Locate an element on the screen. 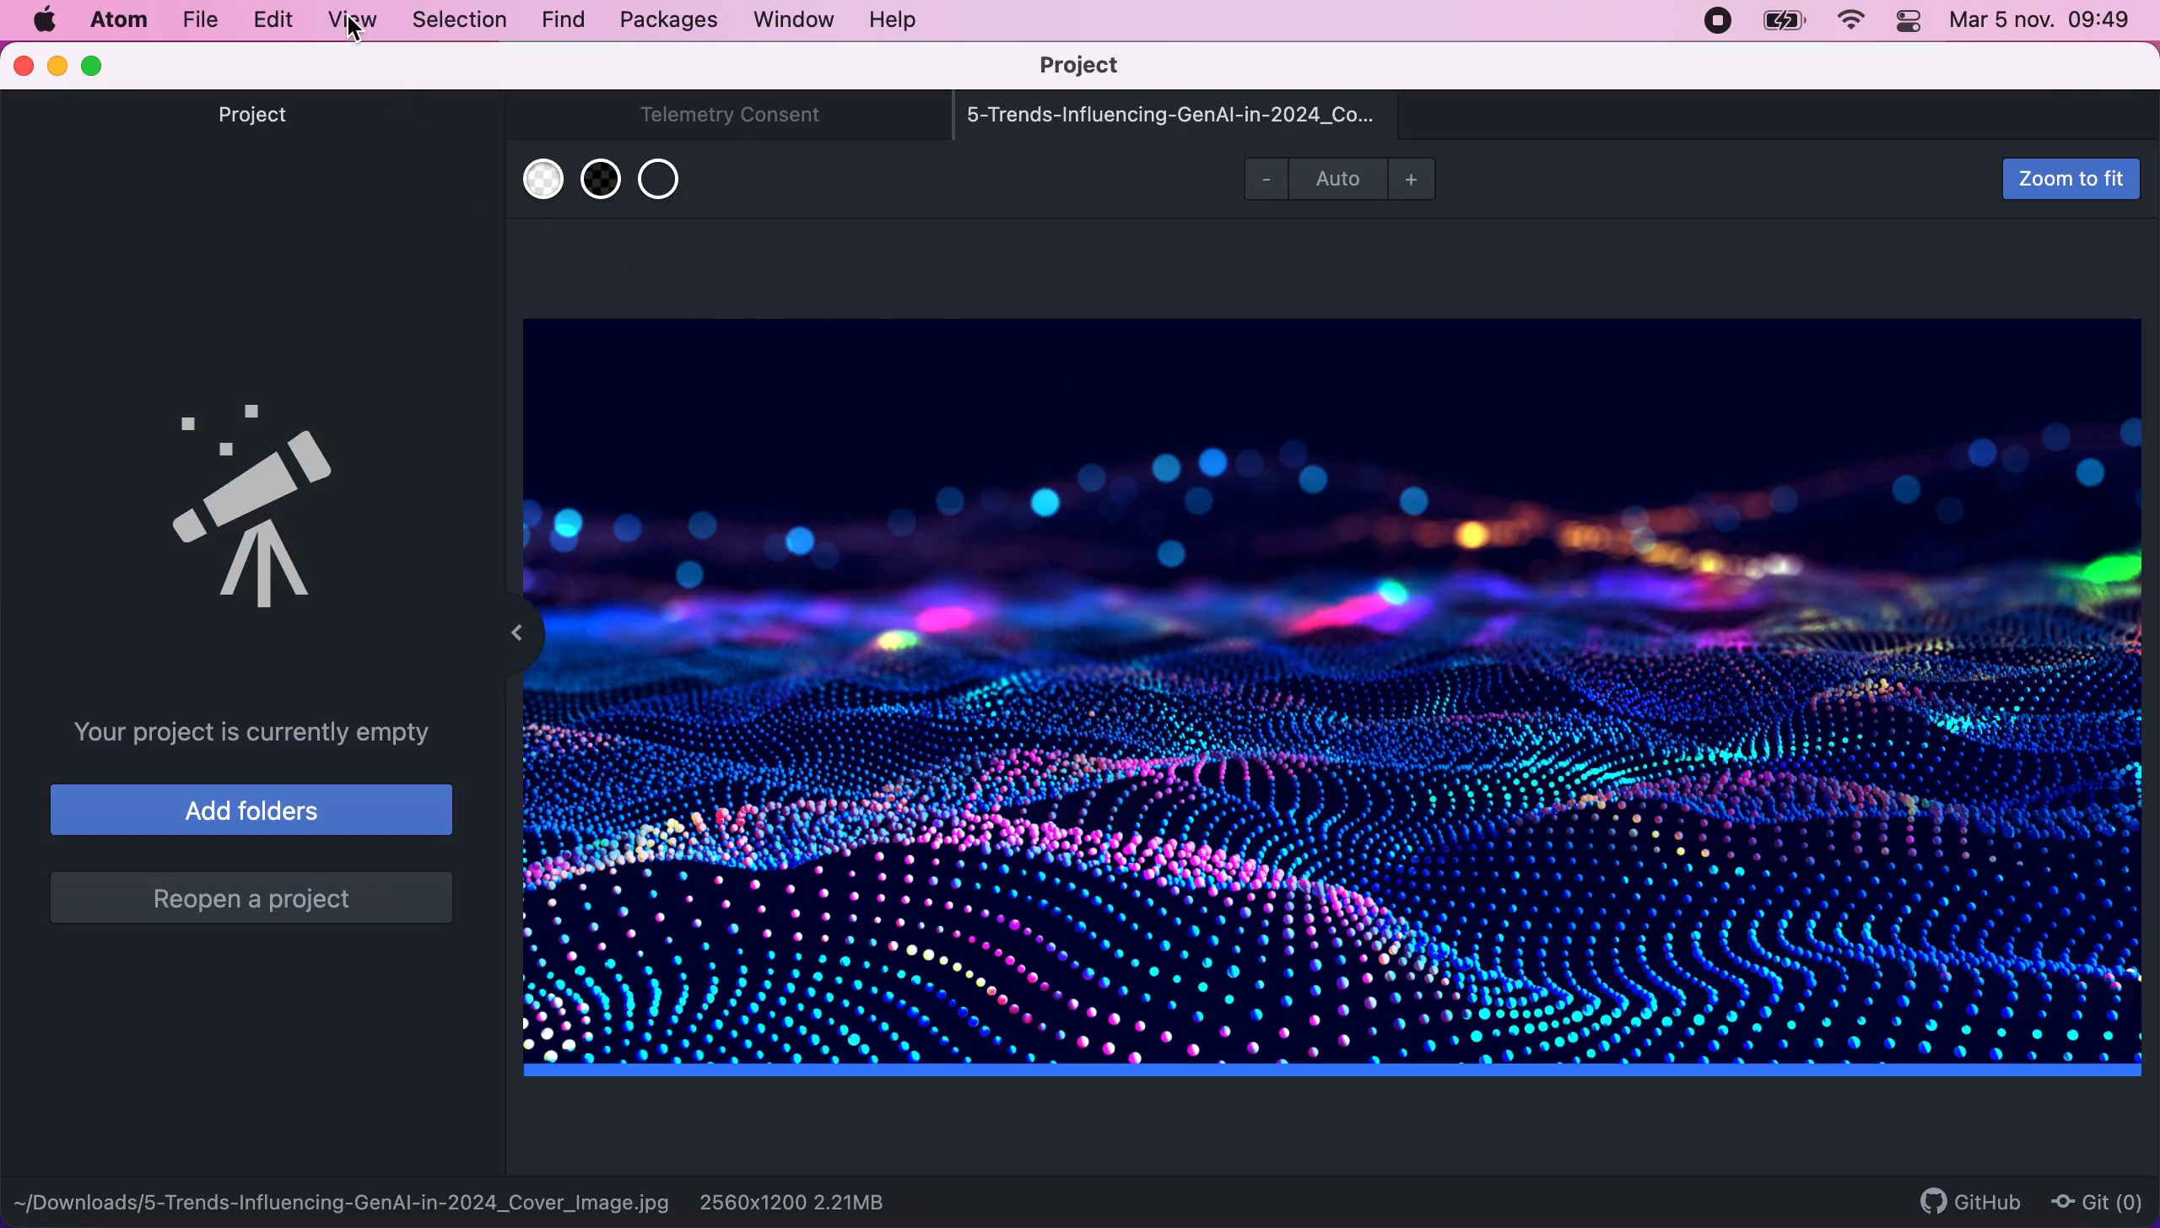 This screenshot has height=1228, width=2160. edit is located at coordinates (273, 19).